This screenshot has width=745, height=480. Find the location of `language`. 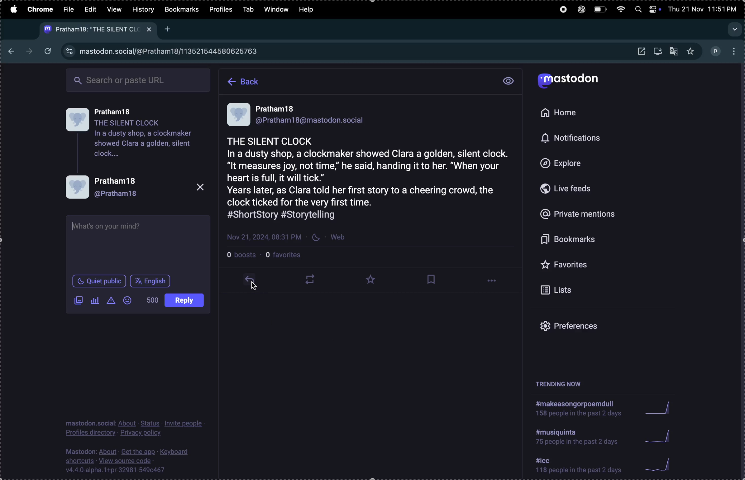

language is located at coordinates (187, 301).